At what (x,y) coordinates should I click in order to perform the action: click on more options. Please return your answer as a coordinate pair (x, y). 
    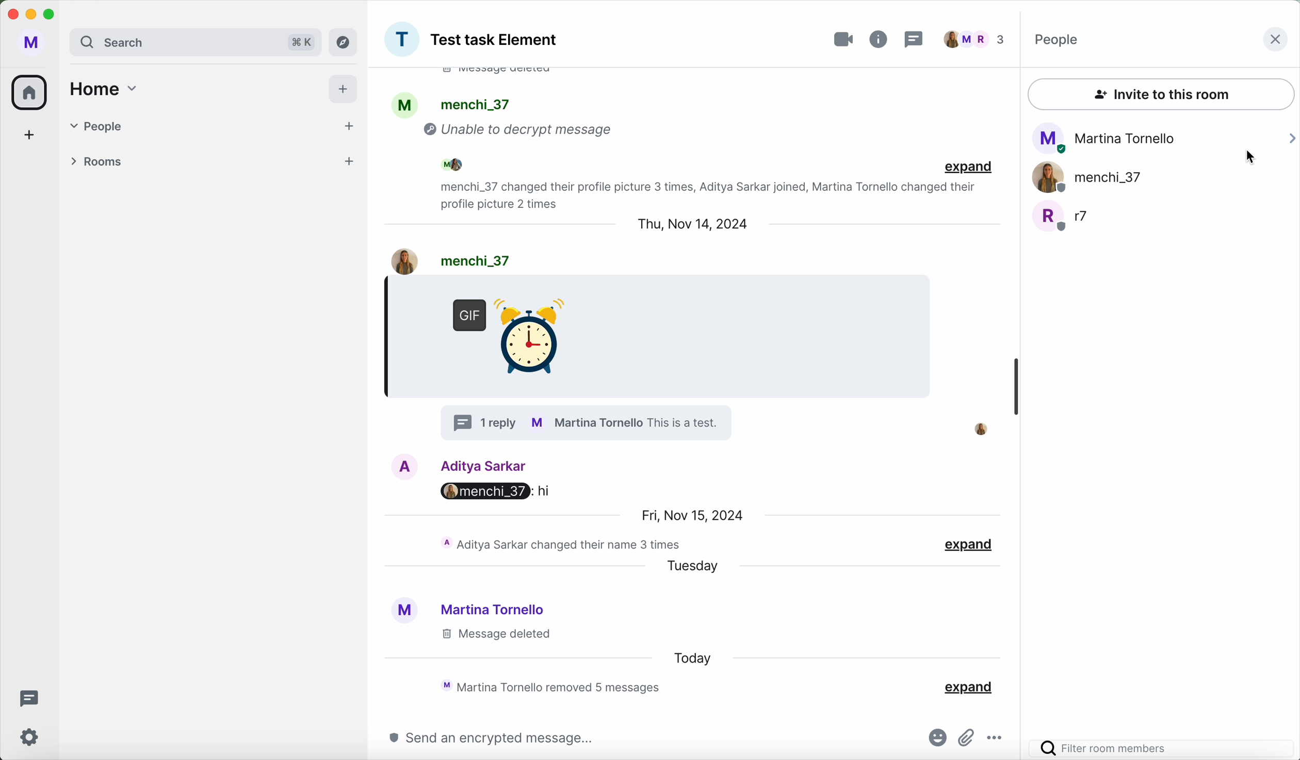
    Looking at the image, I should click on (999, 739).